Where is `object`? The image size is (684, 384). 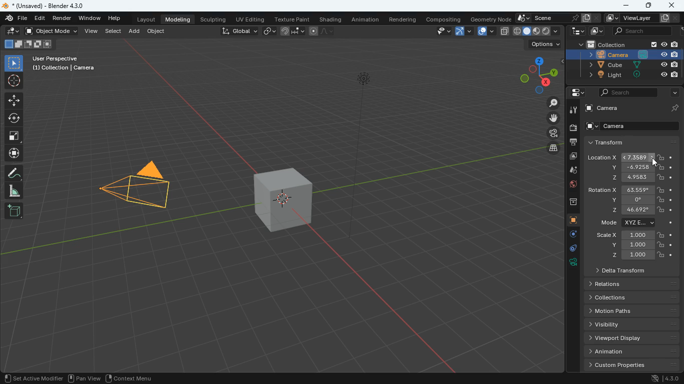
object is located at coordinates (155, 32).